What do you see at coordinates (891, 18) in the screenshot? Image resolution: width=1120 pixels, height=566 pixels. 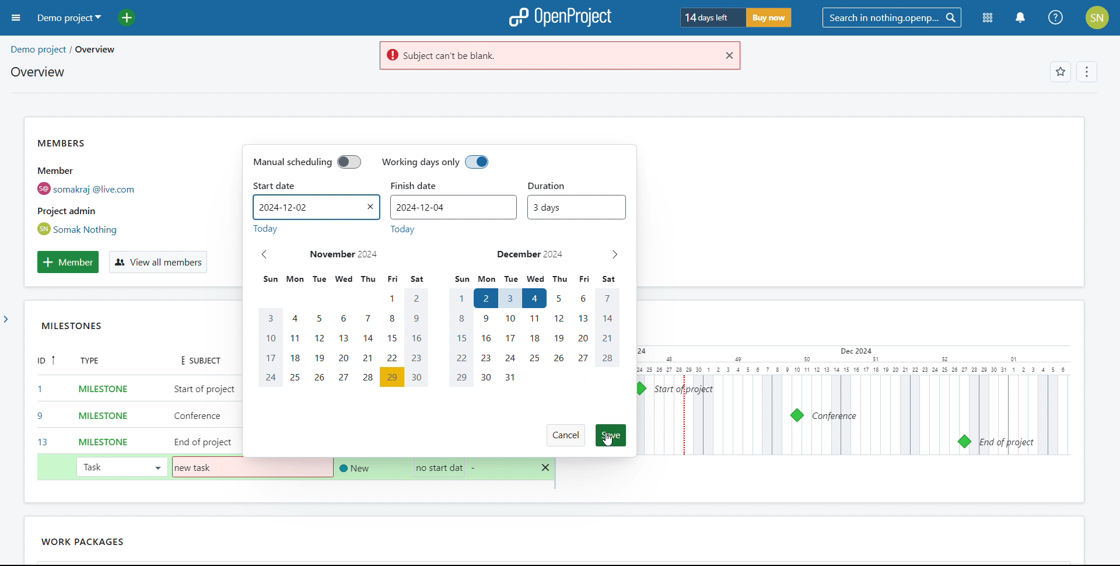 I see `search` at bounding box center [891, 18].